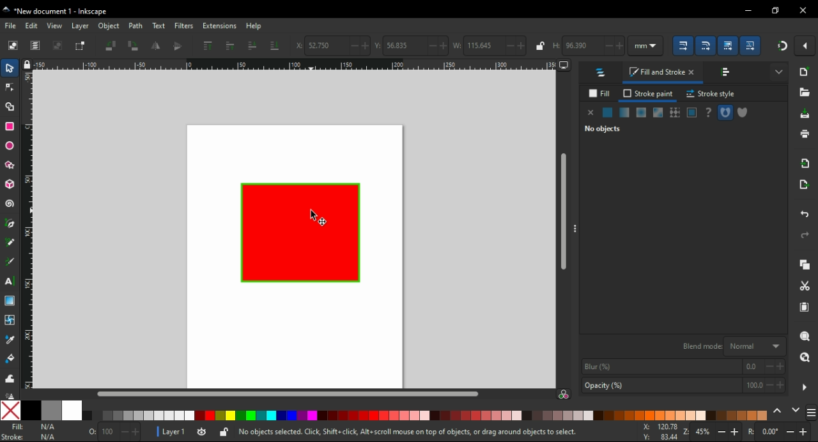  I want to click on copy, so click(803, 264).